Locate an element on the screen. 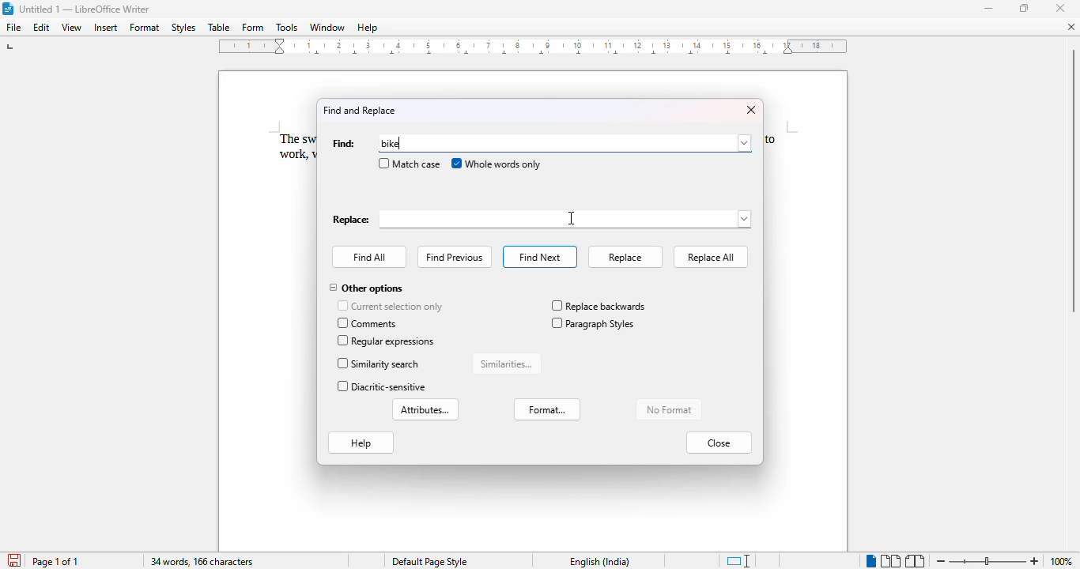 The height and width of the screenshot is (569, 1080). find all is located at coordinates (370, 257).